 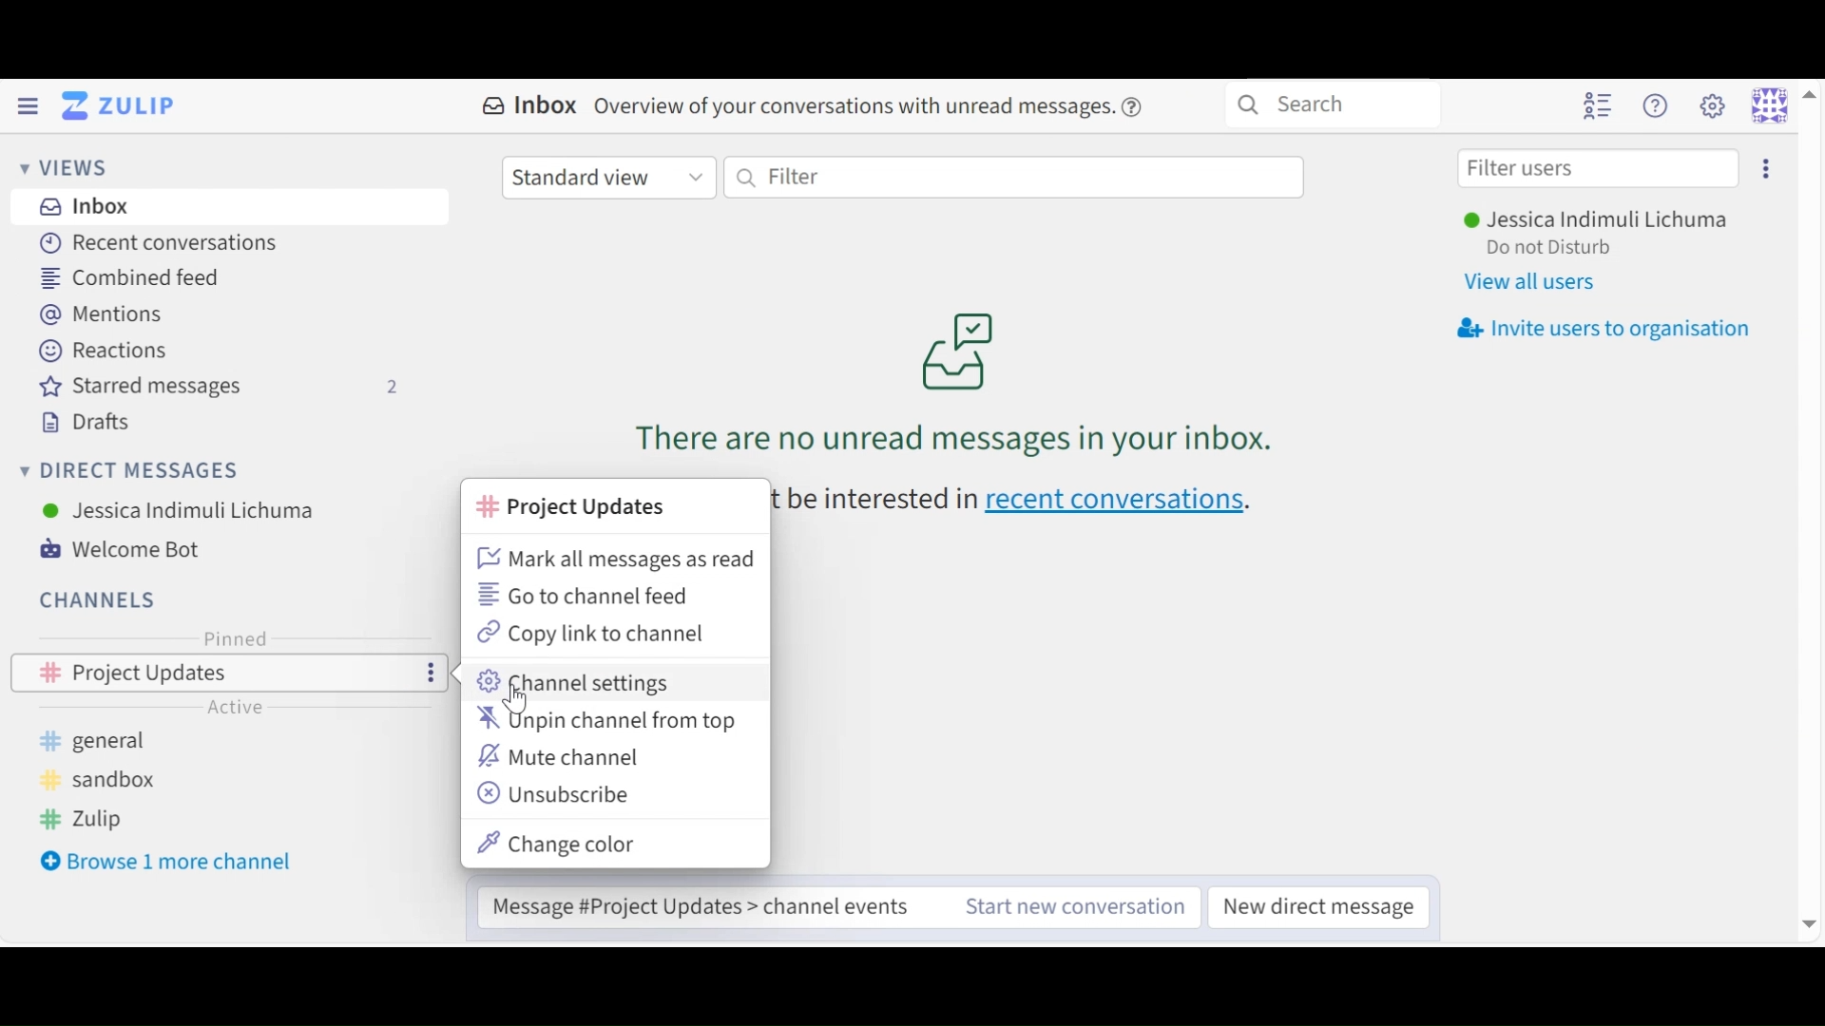 I want to click on Hide User list, so click(x=1599, y=103).